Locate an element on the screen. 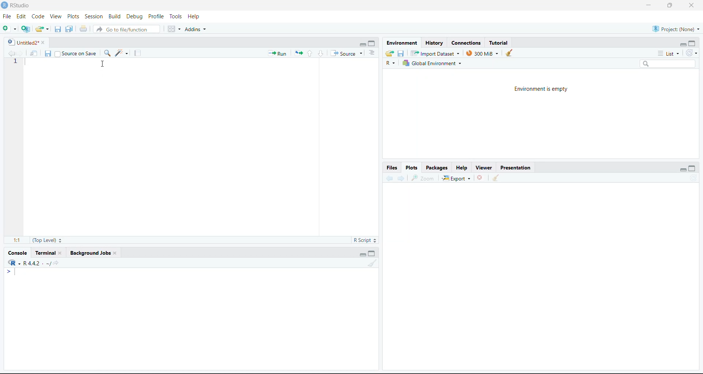 The image size is (703, 374). find /replace is located at coordinates (107, 53).